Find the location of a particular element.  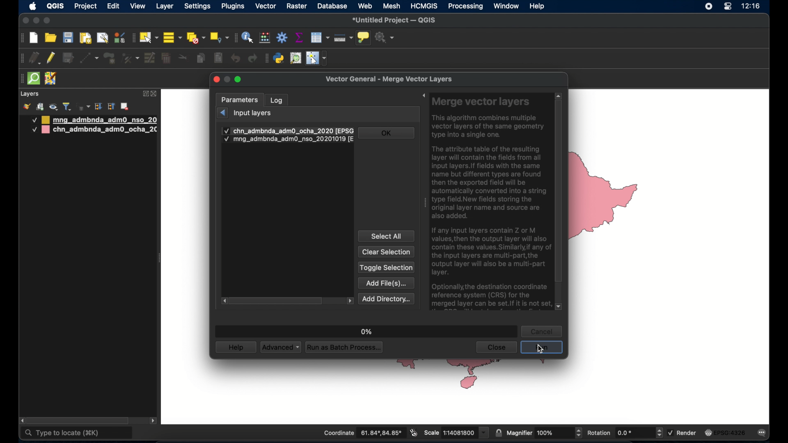

add group is located at coordinates (40, 107).